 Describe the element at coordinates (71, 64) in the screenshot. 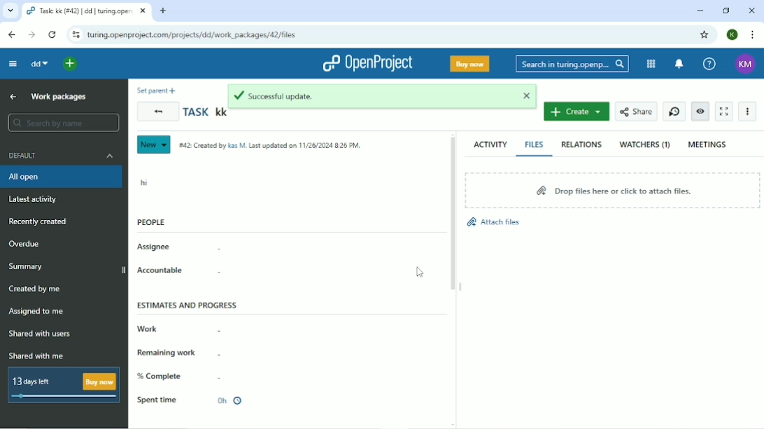

I see `Open quick add menu` at that location.